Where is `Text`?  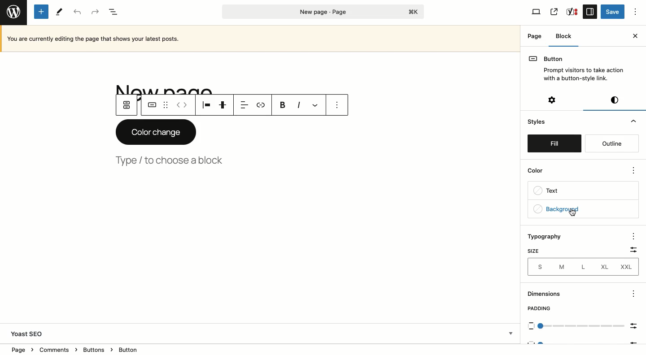
Text is located at coordinates (586, 191).